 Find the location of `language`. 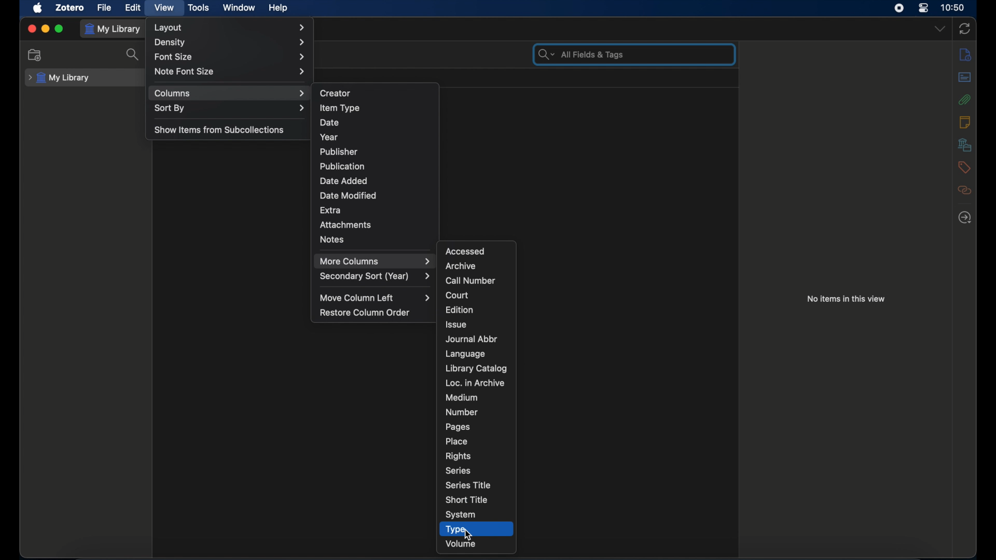

language is located at coordinates (466, 353).